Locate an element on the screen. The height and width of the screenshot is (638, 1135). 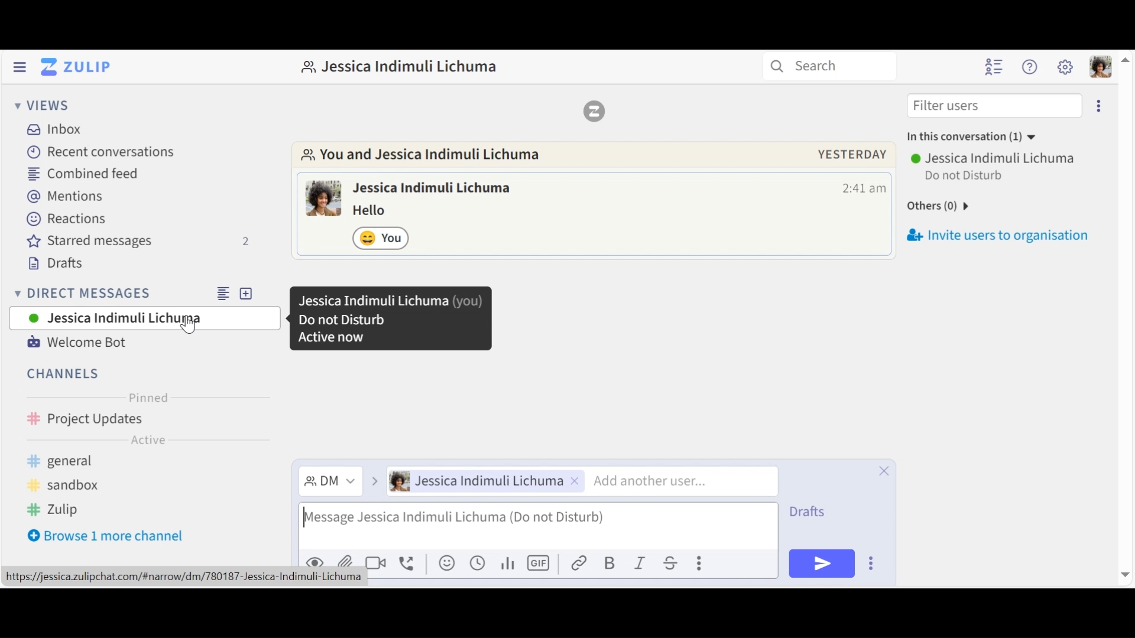
Starred messages is located at coordinates (139, 243).